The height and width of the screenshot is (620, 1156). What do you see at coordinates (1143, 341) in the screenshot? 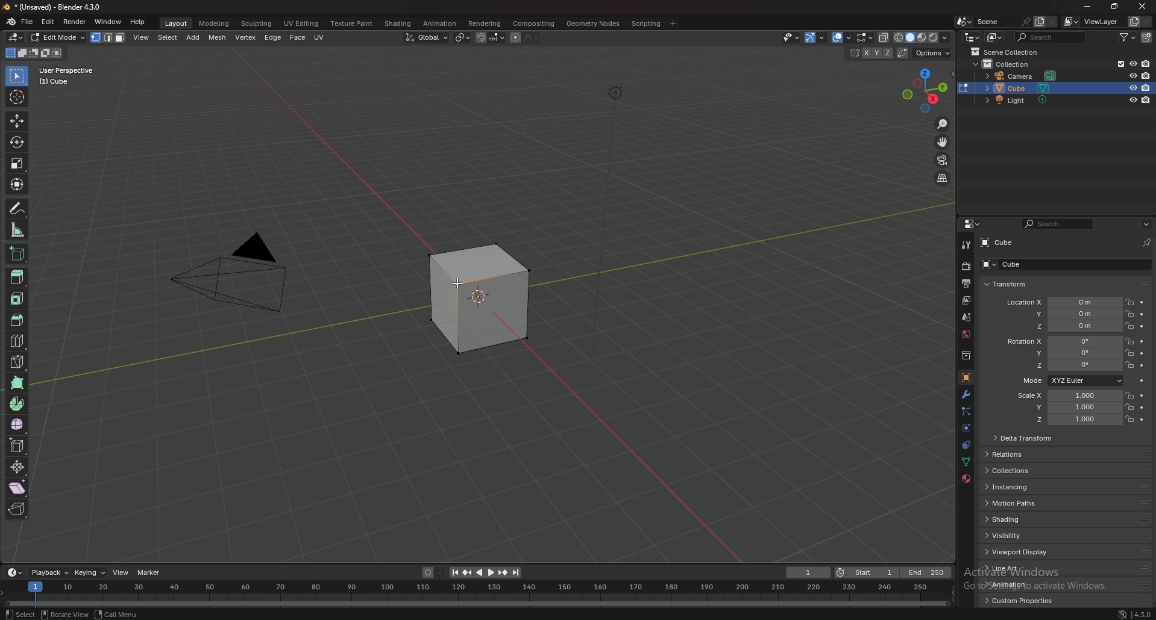
I see `animate property` at bounding box center [1143, 341].